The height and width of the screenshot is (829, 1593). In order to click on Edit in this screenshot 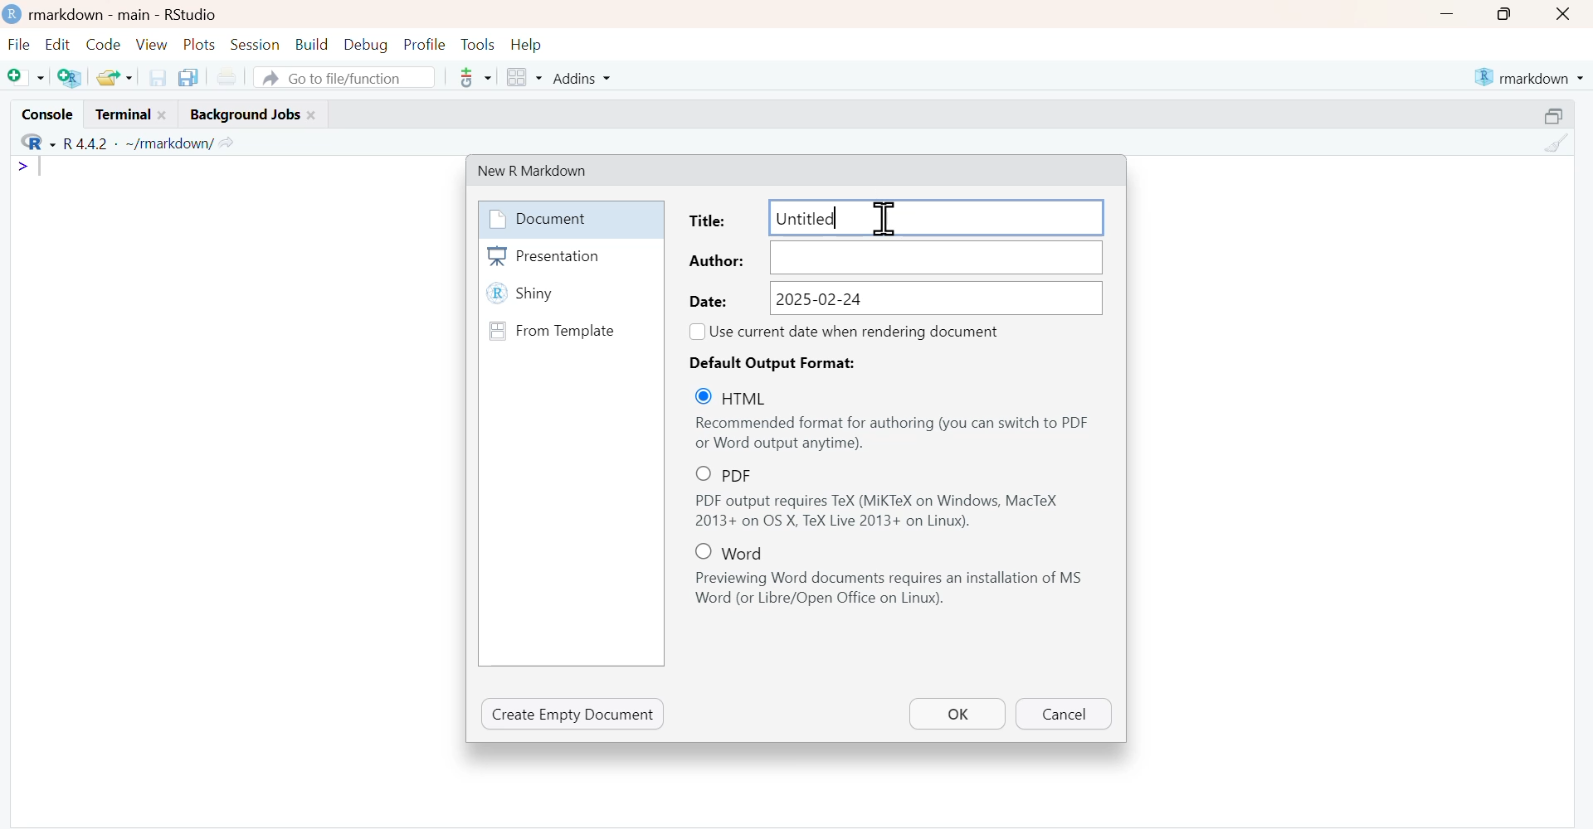, I will do `click(56, 46)`.